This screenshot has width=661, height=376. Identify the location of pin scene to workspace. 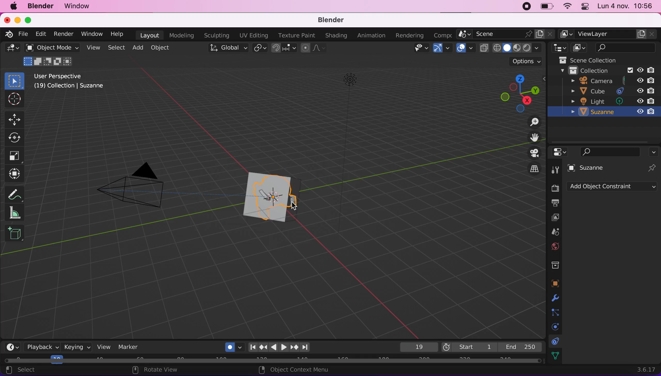
(529, 35).